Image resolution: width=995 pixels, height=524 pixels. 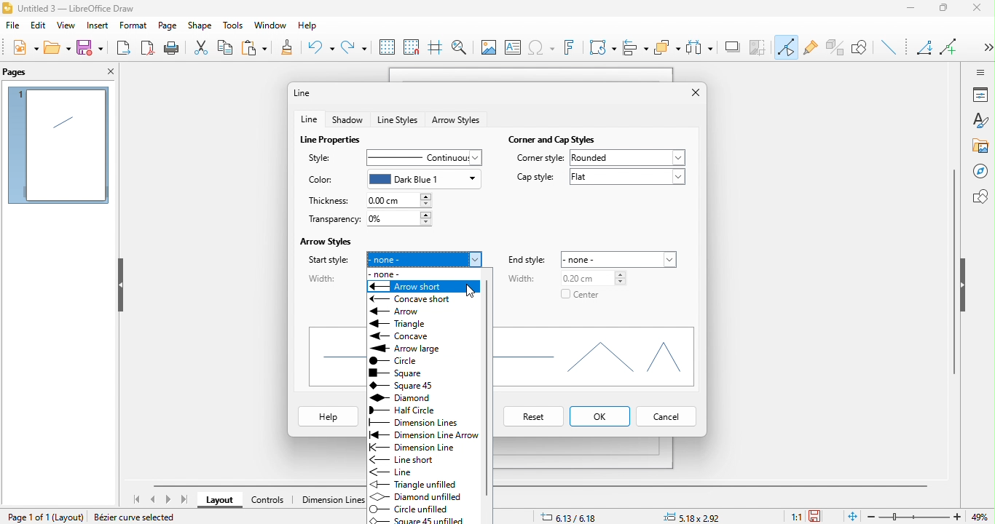 What do you see at coordinates (15, 28) in the screenshot?
I see `file` at bounding box center [15, 28].